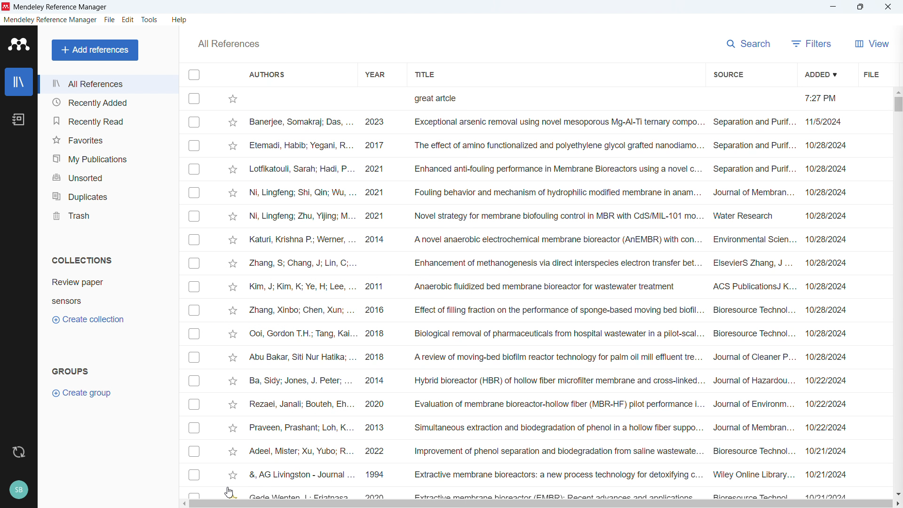 Image resolution: width=903 pixels, height=508 pixels. Describe the element at coordinates (872, 43) in the screenshot. I see `View ` at that location.